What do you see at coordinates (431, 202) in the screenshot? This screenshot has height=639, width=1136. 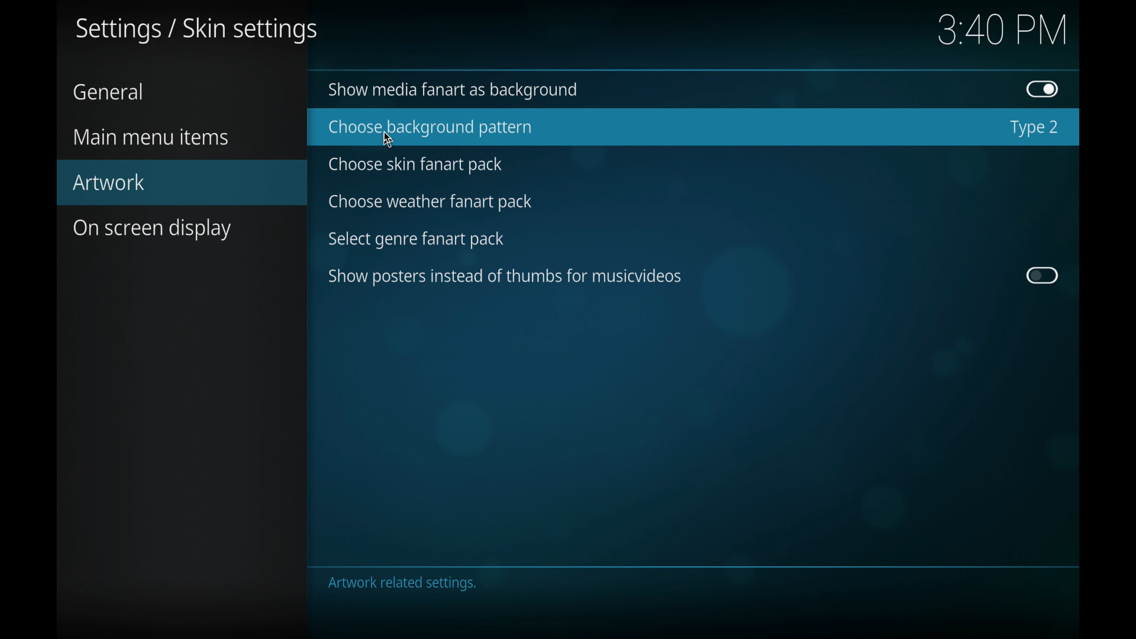 I see `choose weather fan art pack` at bounding box center [431, 202].